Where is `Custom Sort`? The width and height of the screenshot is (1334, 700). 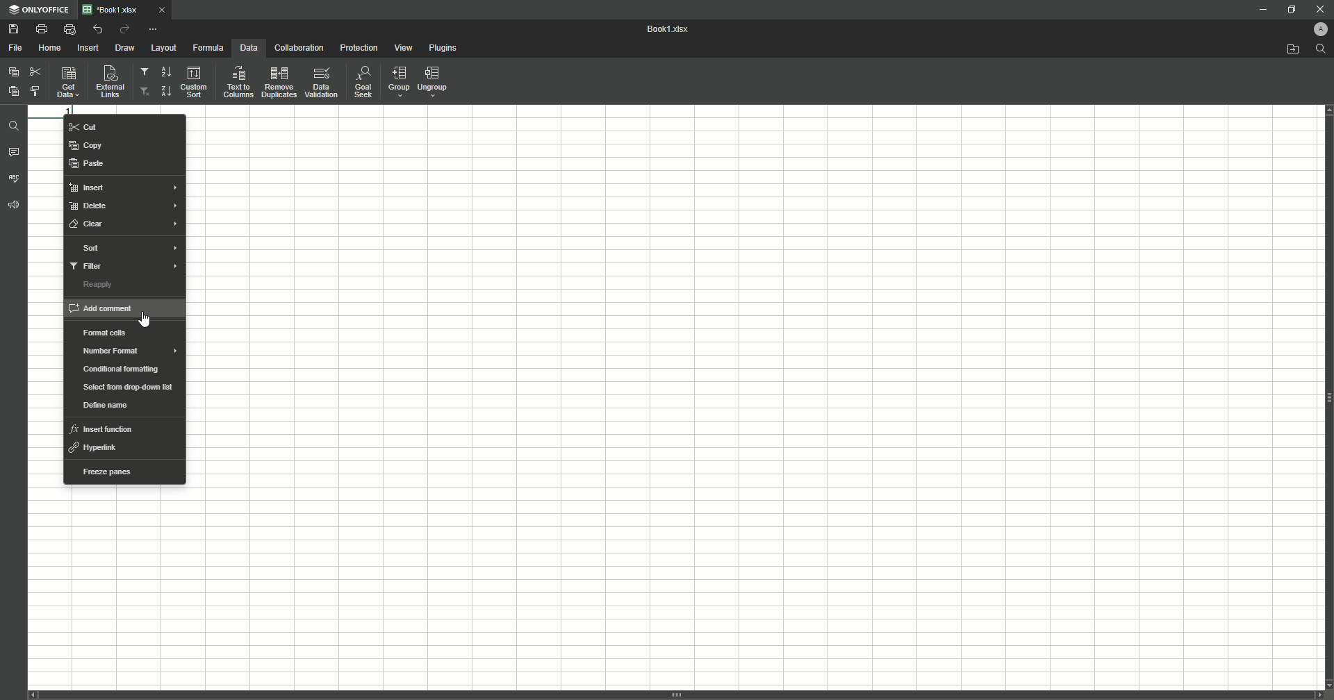 Custom Sort is located at coordinates (195, 83).